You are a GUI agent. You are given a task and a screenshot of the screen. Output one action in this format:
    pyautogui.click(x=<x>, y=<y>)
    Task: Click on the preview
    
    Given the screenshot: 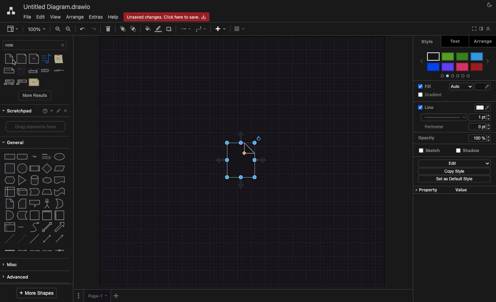 What is the action you would take?
    pyautogui.click(x=421, y=61)
    